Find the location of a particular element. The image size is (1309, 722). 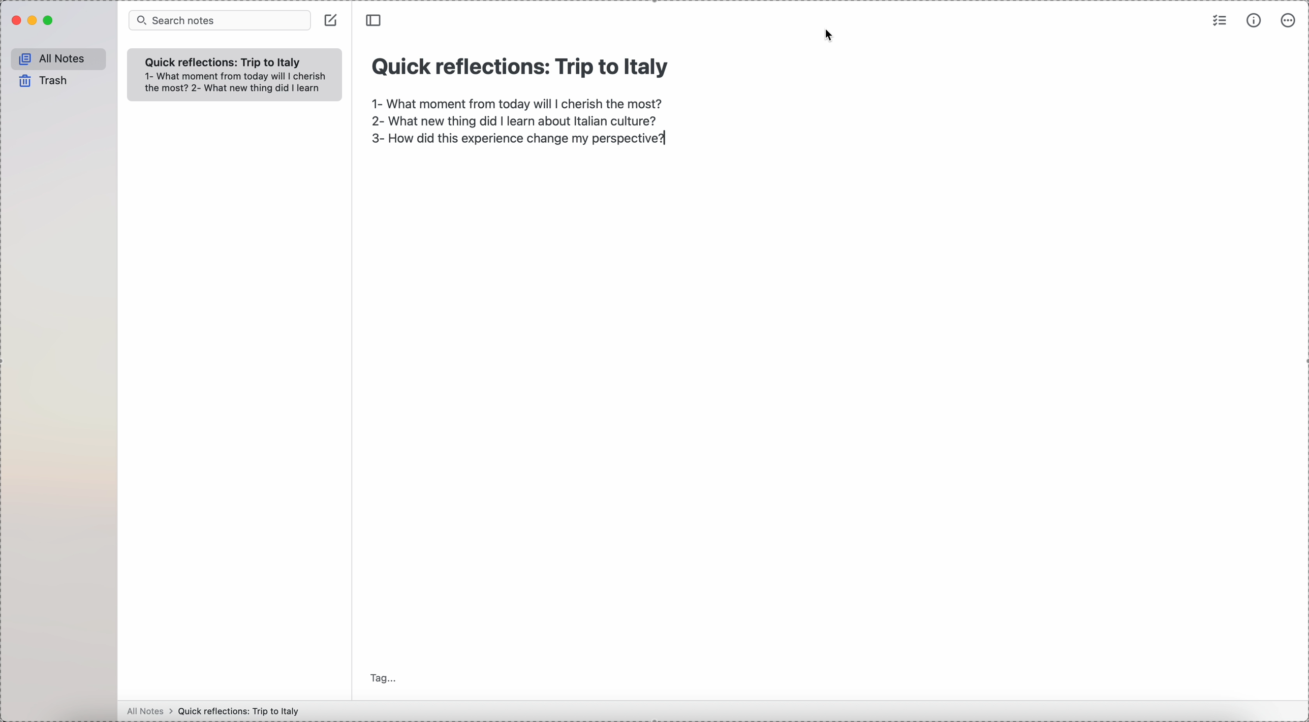

metrics is located at coordinates (1255, 20).